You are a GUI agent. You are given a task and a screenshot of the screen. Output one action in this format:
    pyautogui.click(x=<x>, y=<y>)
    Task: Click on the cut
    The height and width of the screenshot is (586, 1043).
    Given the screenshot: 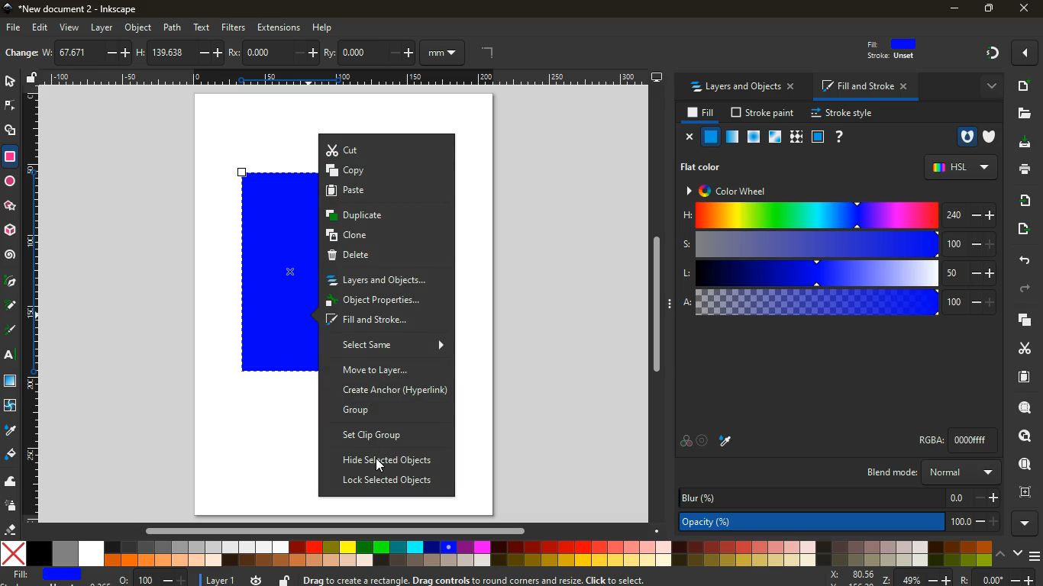 What is the action you would take?
    pyautogui.click(x=387, y=150)
    